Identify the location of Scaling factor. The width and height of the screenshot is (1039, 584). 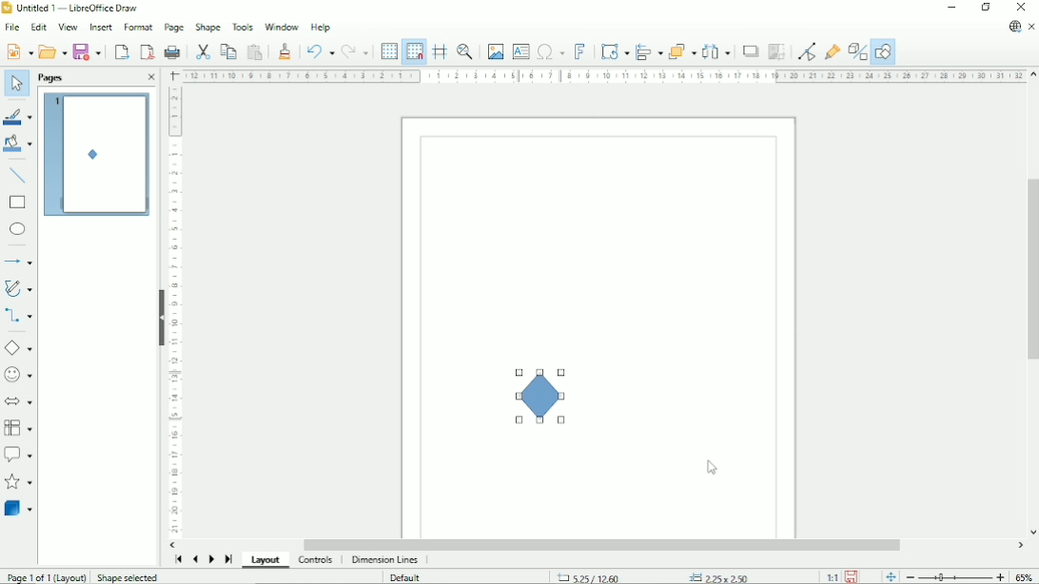
(832, 576).